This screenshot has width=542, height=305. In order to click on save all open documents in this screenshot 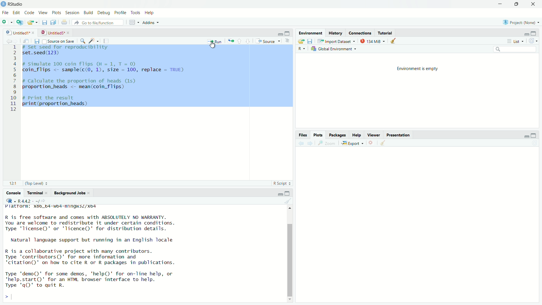, I will do `click(54, 23)`.